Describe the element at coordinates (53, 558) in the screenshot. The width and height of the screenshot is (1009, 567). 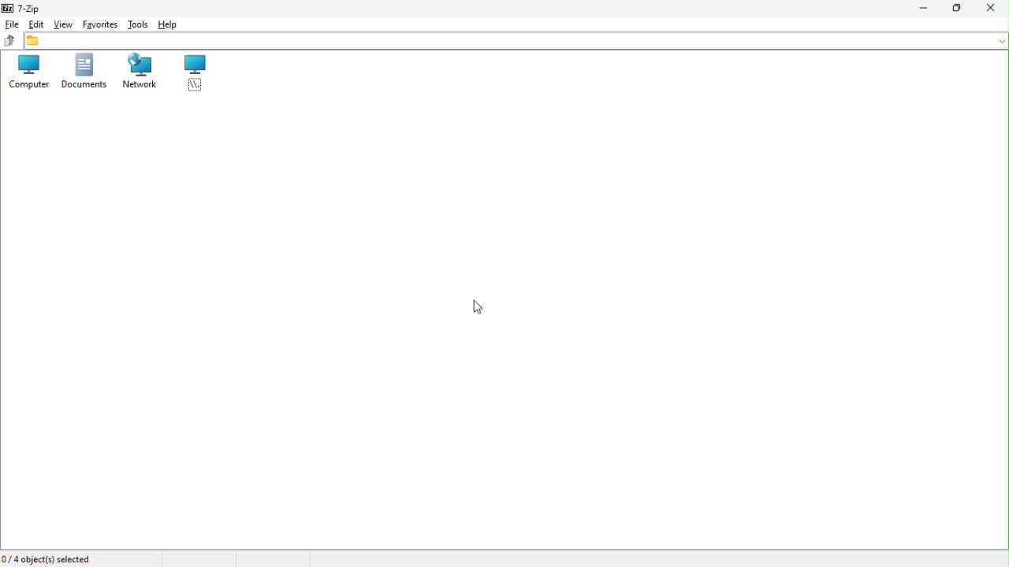
I see `4 object selected` at that location.